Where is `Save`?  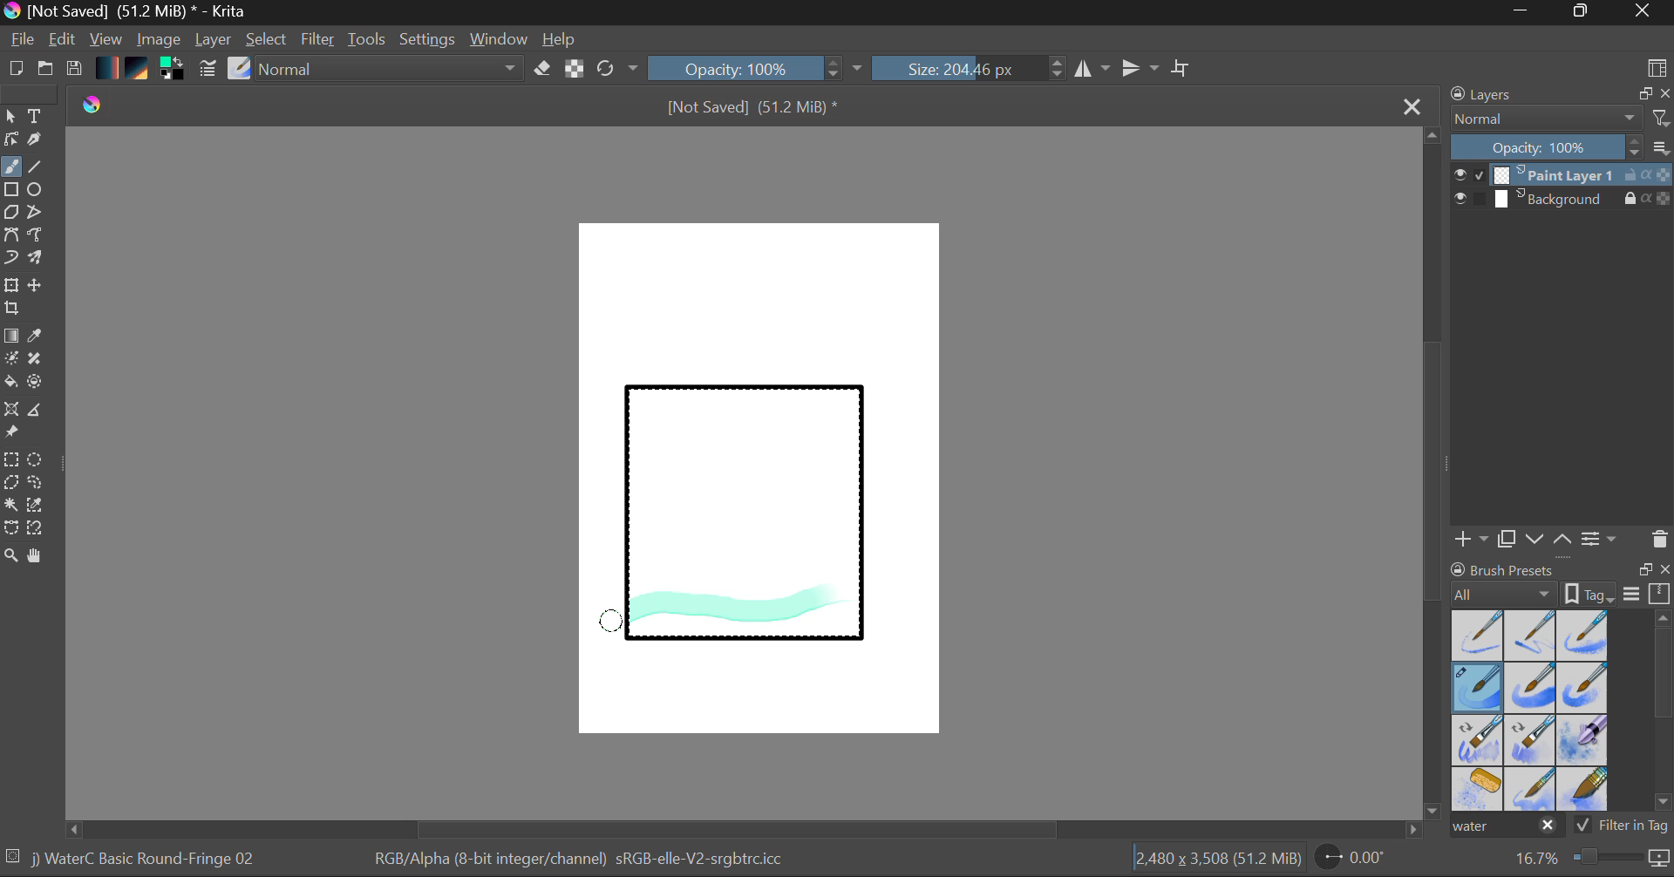 Save is located at coordinates (73, 70).